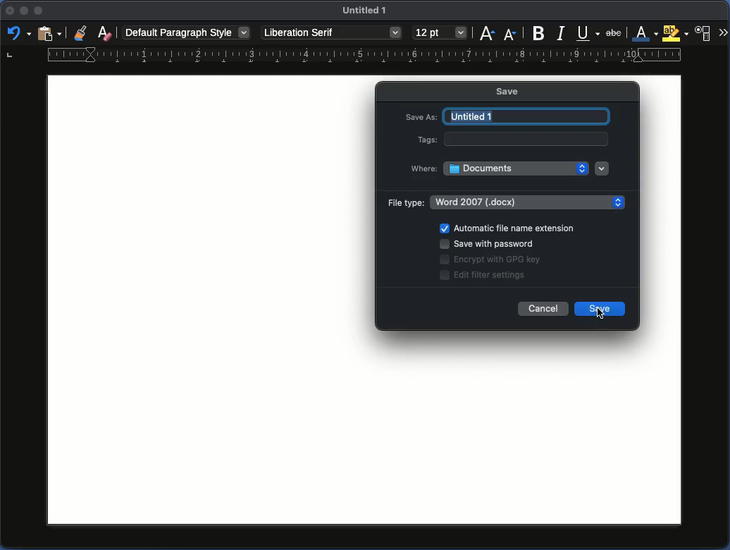 The height and width of the screenshot is (550, 730). Describe the element at coordinates (526, 139) in the screenshot. I see `Tags field` at that location.